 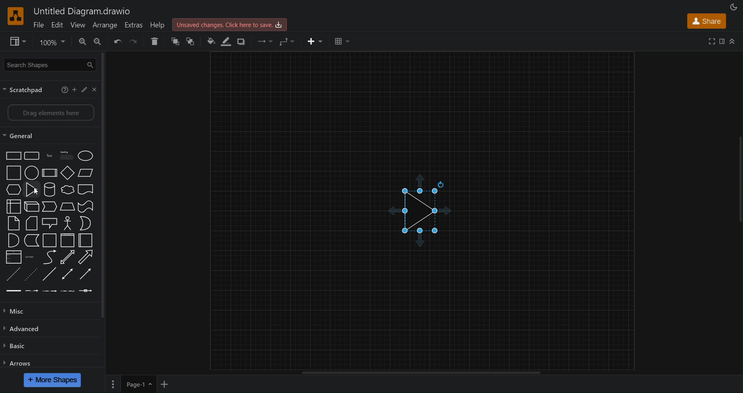 What do you see at coordinates (193, 42) in the screenshot?
I see `Send to Back` at bounding box center [193, 42].